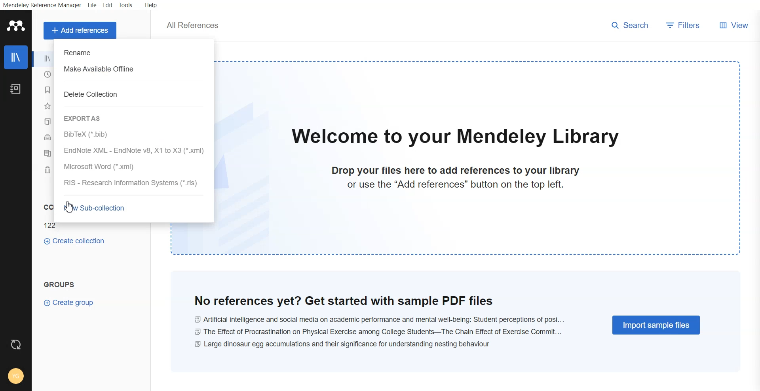  What do you see at coordinates (90, 133) in the screenshot?
I see `Bibtex` at bounding box center [90, 133].